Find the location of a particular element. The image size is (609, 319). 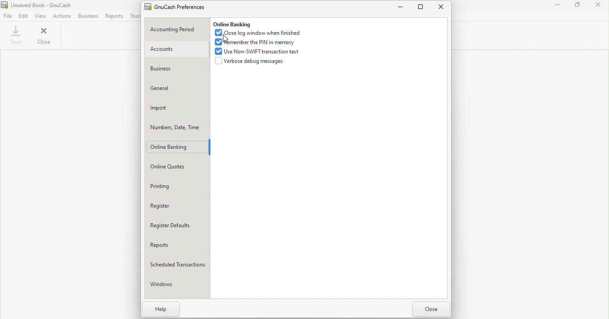

General is located at coordinates (177, 89).